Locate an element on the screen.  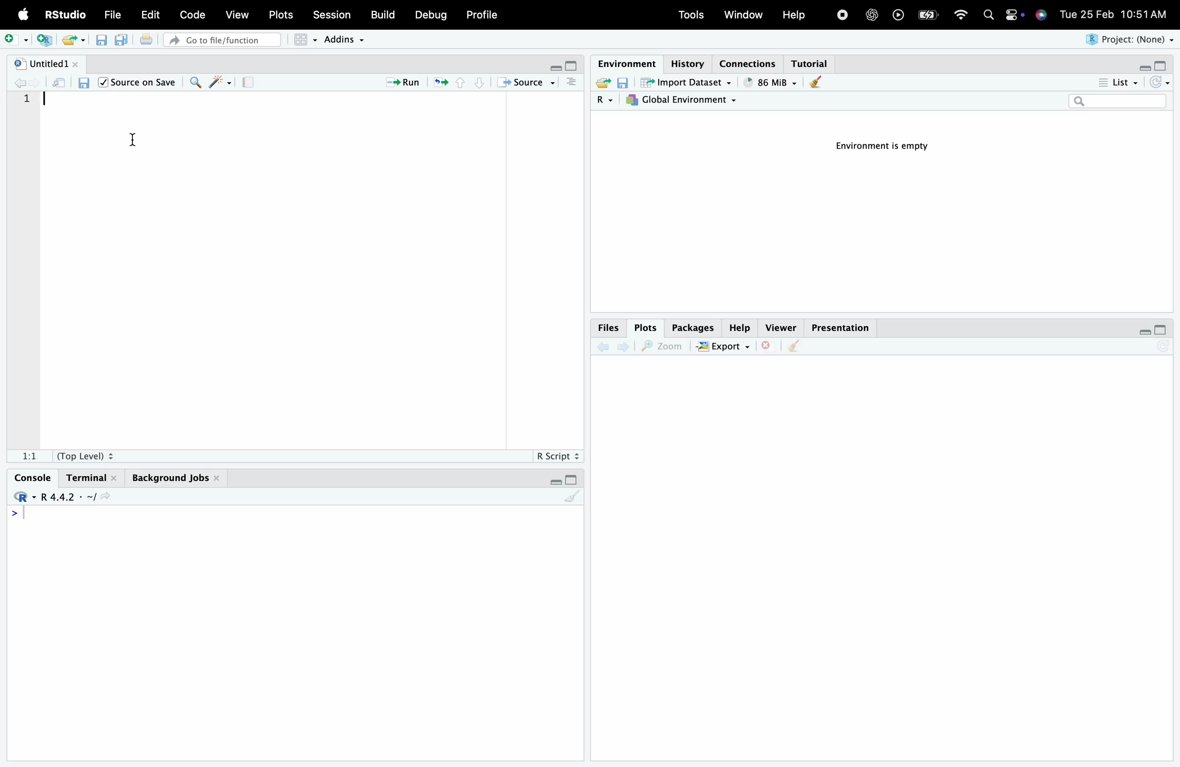
EXPORT is located at coordinates (724, 346).